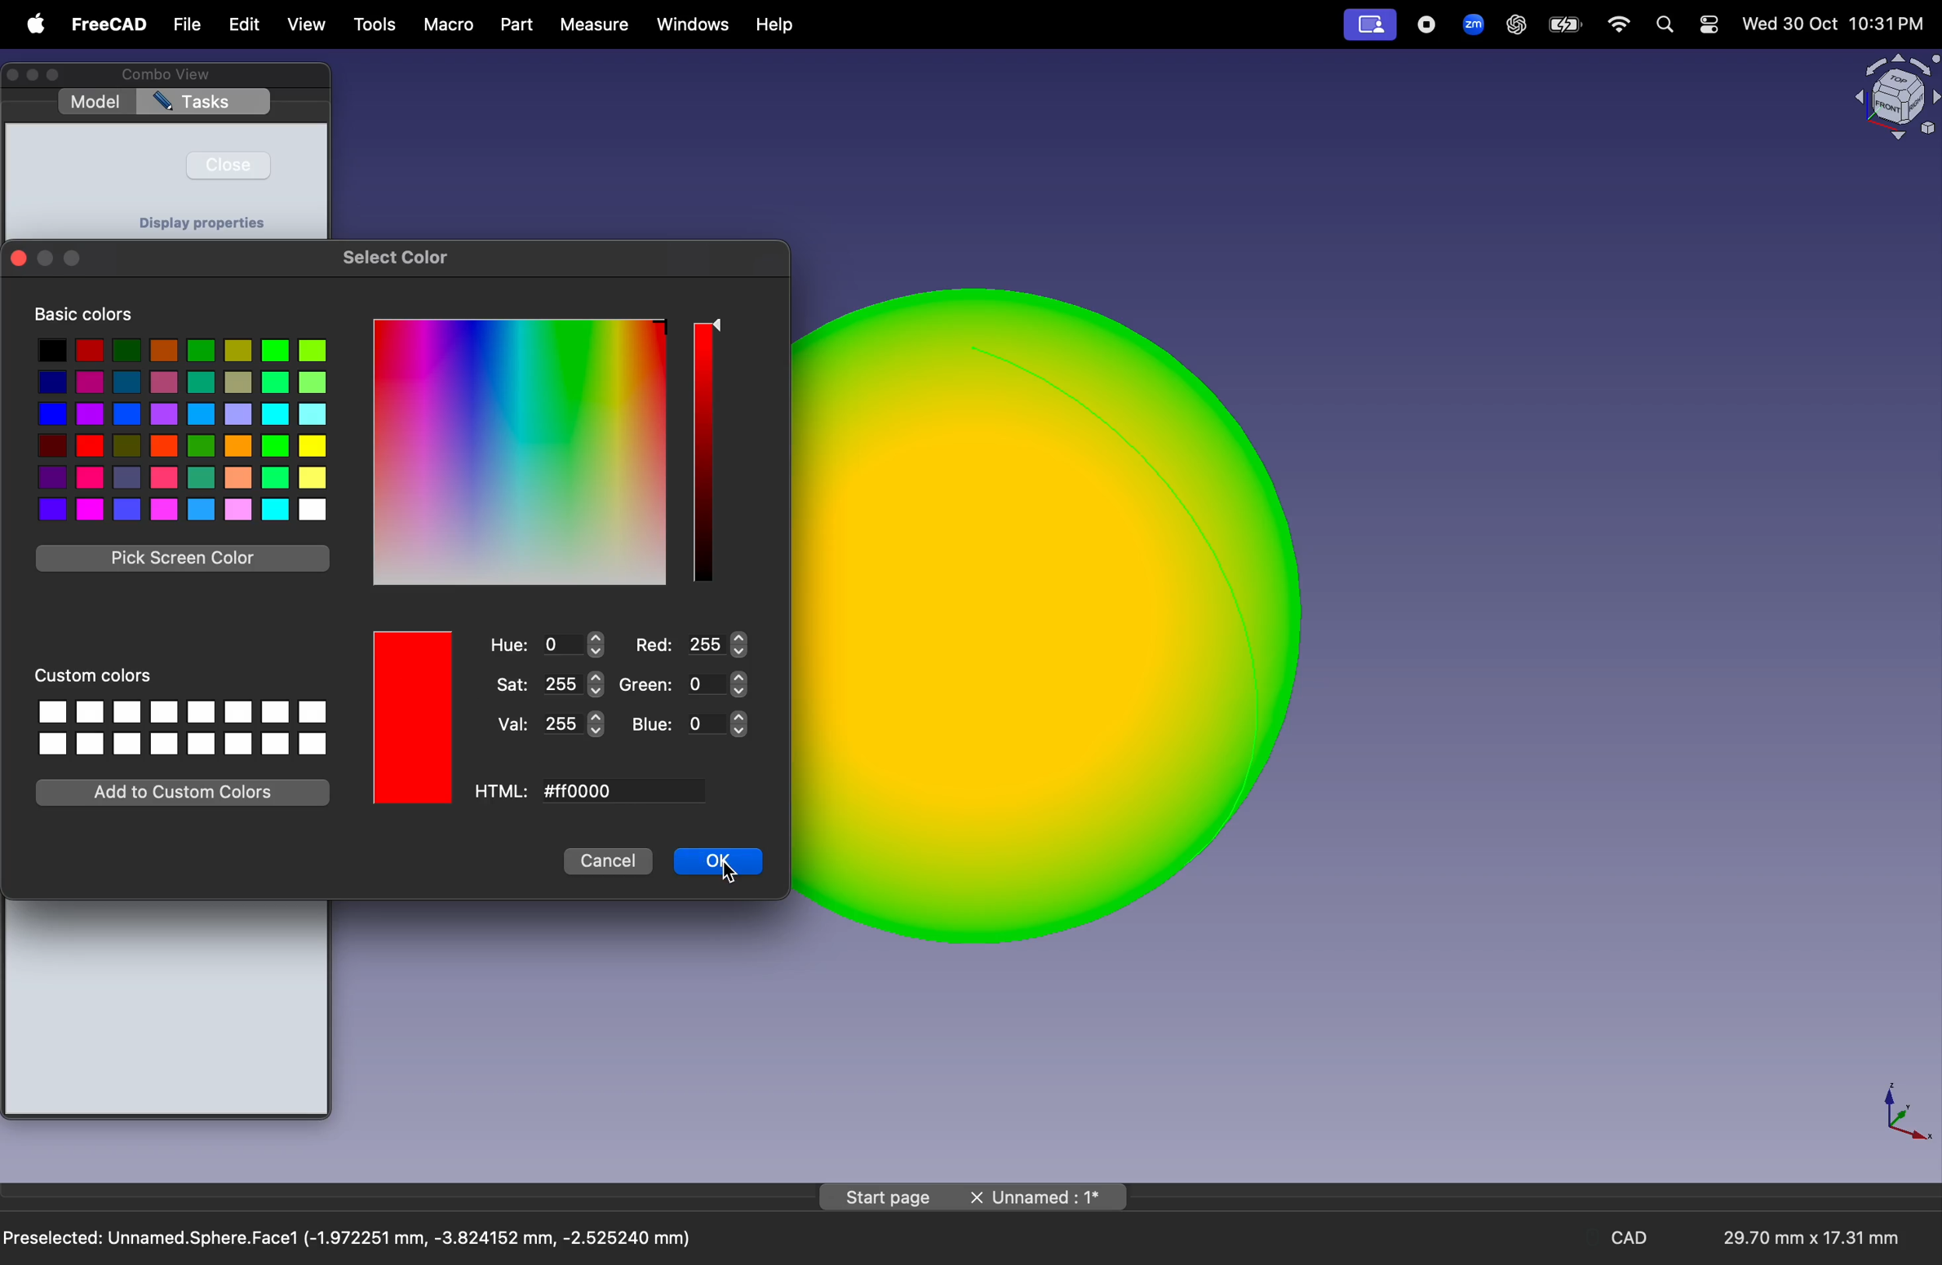 This screenshot has width=1942, height=1265. I want to click on apple menu, so click(31, 24).